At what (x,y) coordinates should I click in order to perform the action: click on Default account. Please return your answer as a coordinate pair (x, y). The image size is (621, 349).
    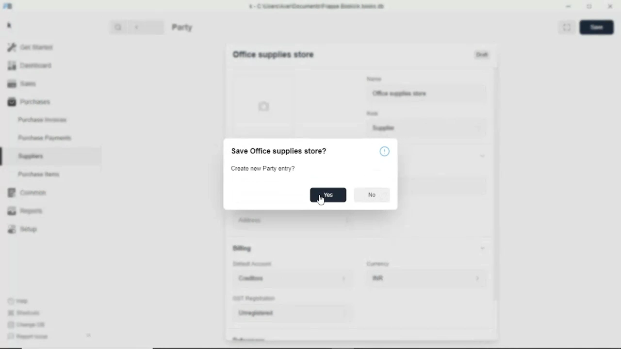
    Looking at the image, I should click on (253, 264).